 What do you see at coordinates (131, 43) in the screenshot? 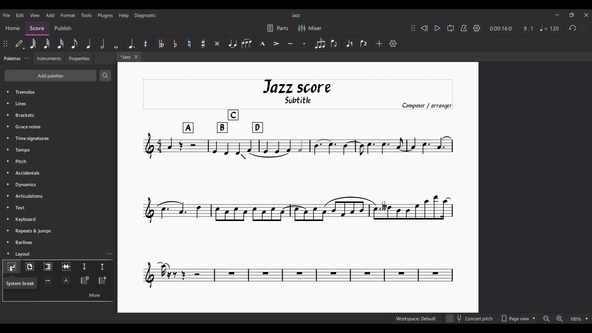
I see `Augmentation dot` at bounding box center [131, 43].